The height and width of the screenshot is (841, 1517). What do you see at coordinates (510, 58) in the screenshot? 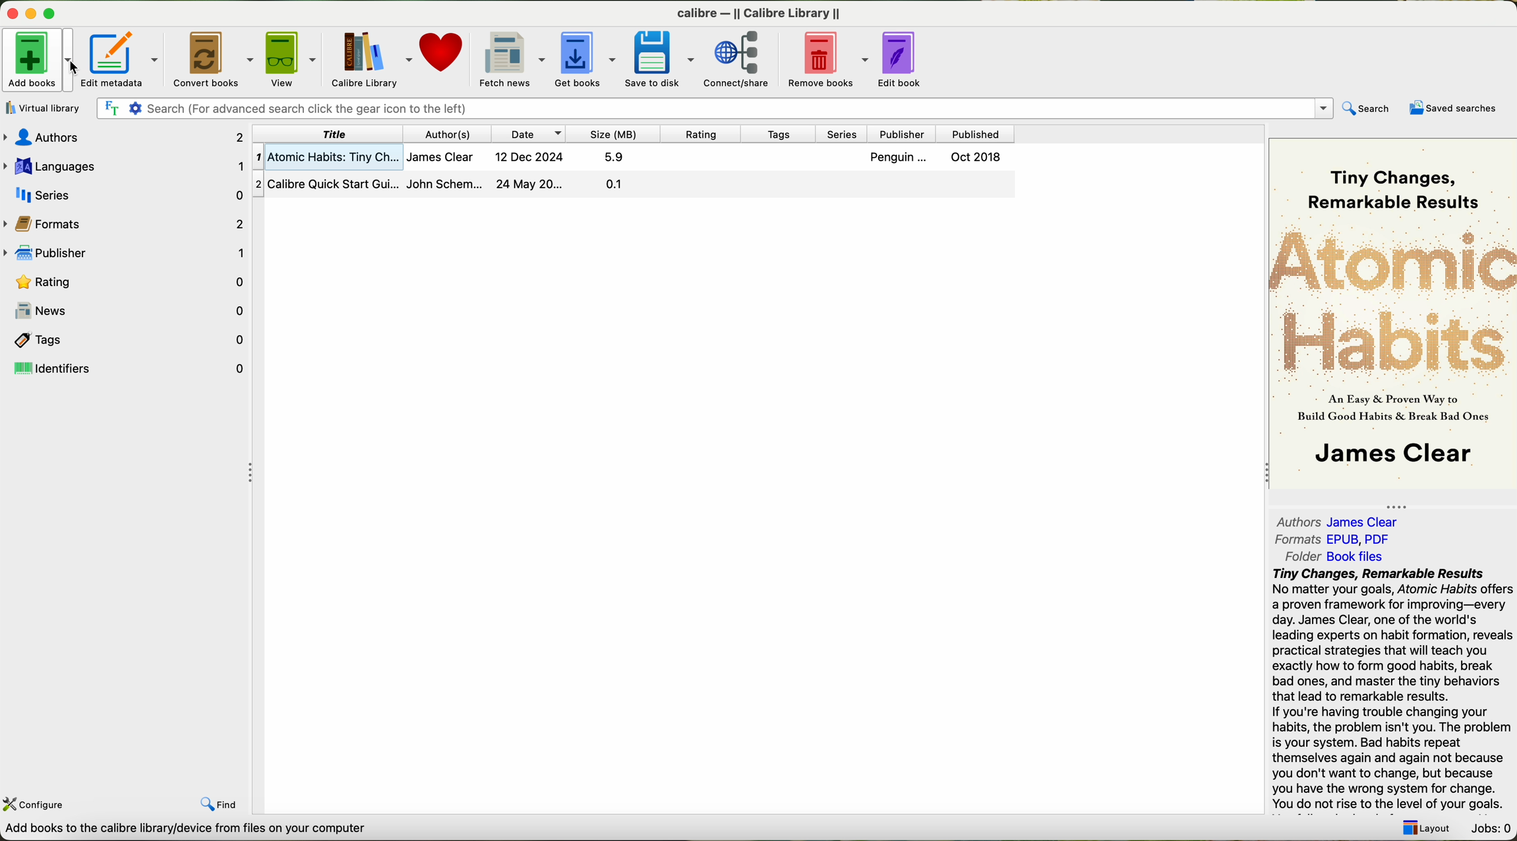
I see `fetch news` at bounding box center [510, 58].